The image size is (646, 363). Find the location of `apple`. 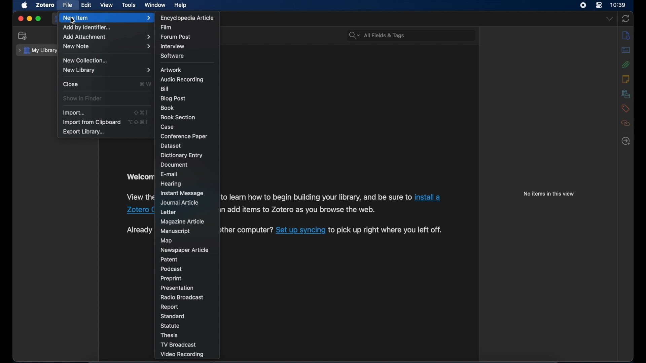

apple is located at coordinates (24, 5).